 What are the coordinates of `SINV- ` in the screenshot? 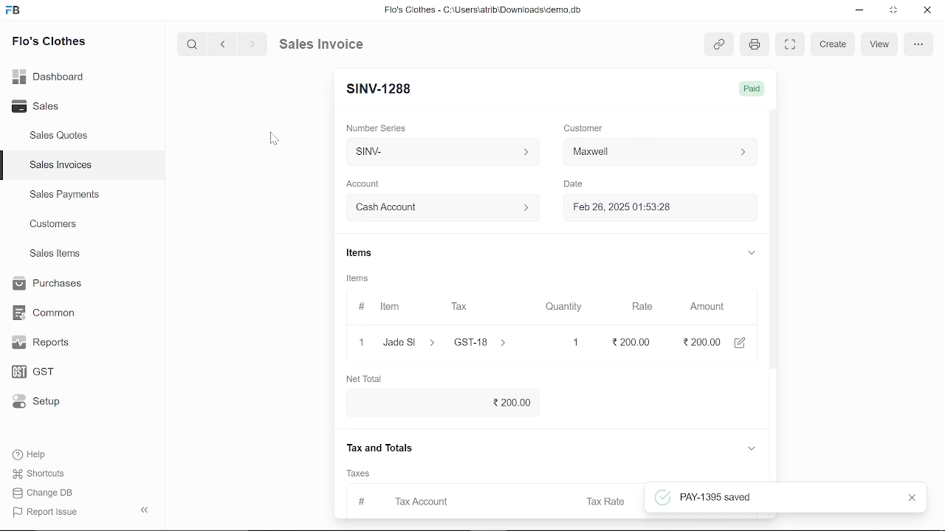 It's located at (439, 152).